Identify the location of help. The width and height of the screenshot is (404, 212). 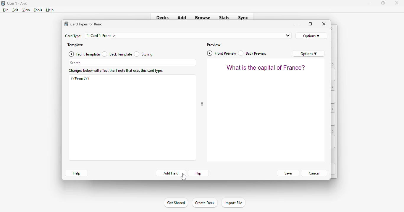
(49, 10).